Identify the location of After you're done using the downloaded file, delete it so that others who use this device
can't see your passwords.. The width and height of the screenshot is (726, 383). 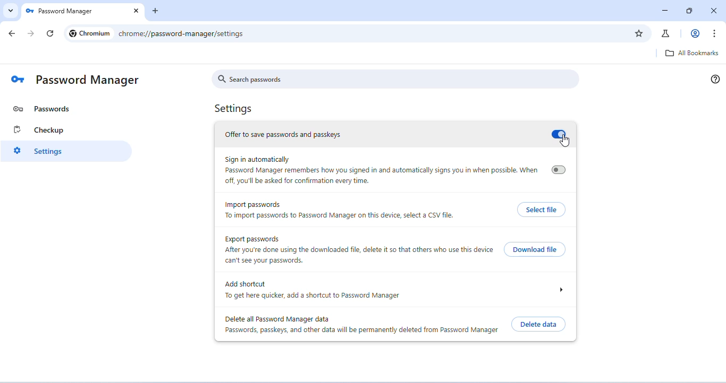
(357, 256).